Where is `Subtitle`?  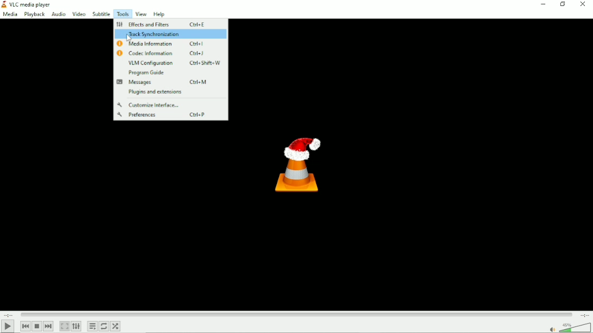 Subtitle is located at coordinates (100, 14).